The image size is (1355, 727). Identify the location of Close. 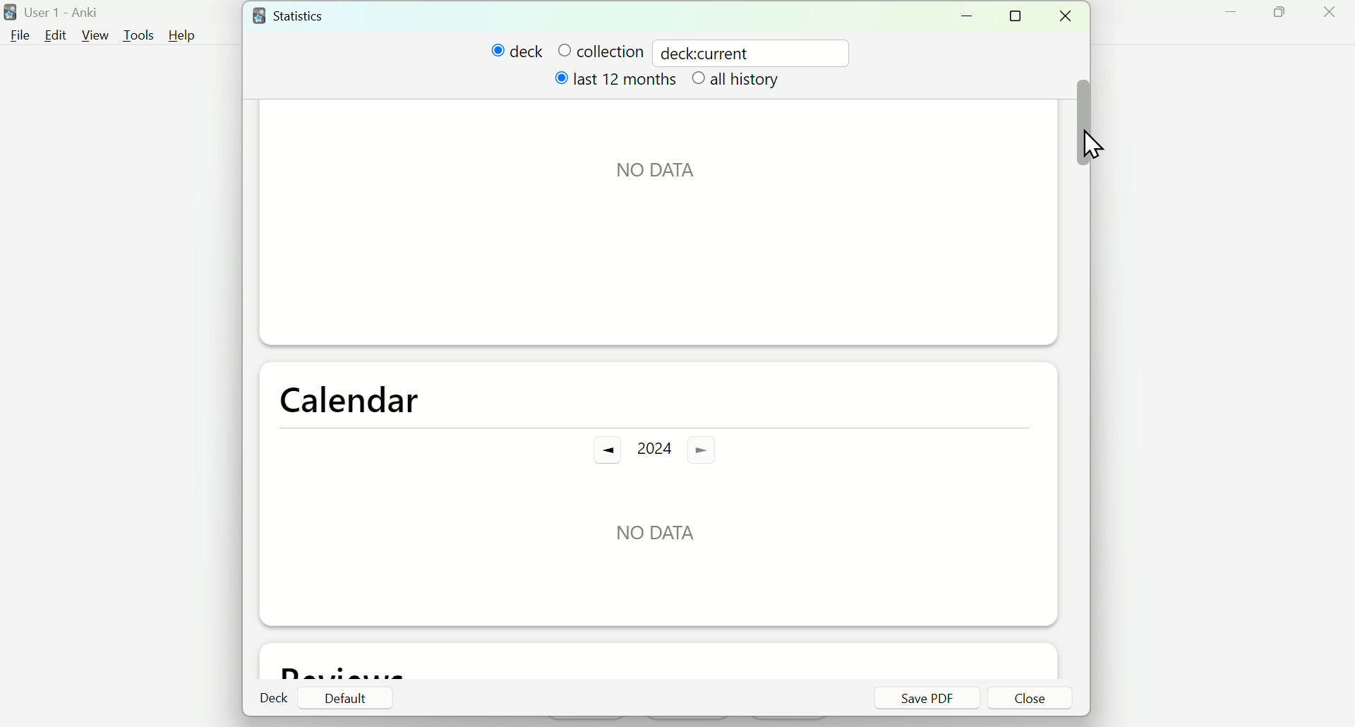
(1070, 16).